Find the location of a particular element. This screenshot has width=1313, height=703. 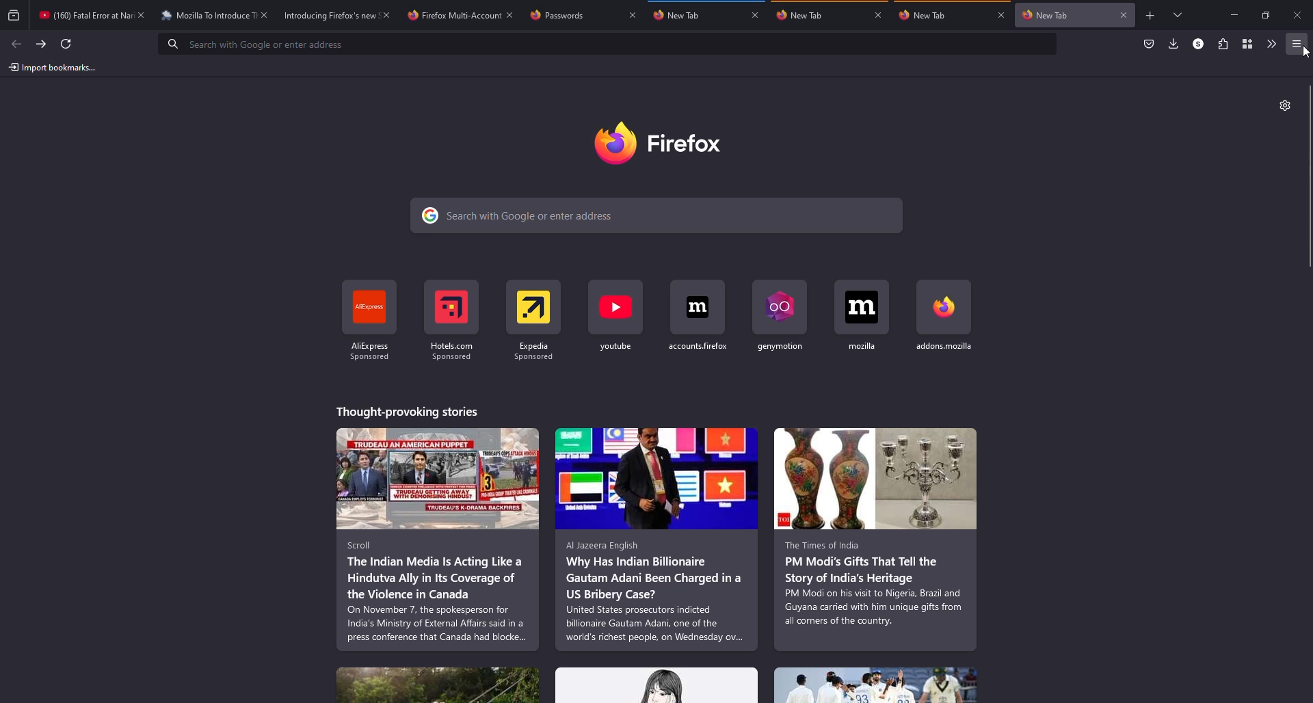

close is located at coordinates (1298, 14).